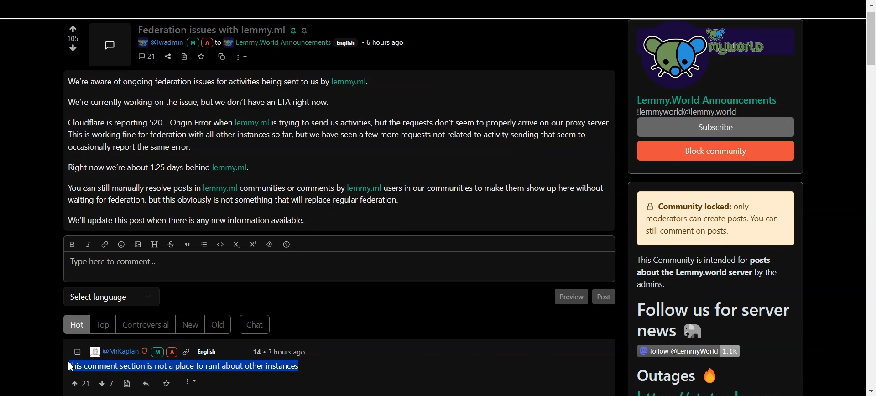 The width and height of the screenshot is (876, 396). Describe the element at coordinates (213, 352) in the screenshot. I see `English` at that location.